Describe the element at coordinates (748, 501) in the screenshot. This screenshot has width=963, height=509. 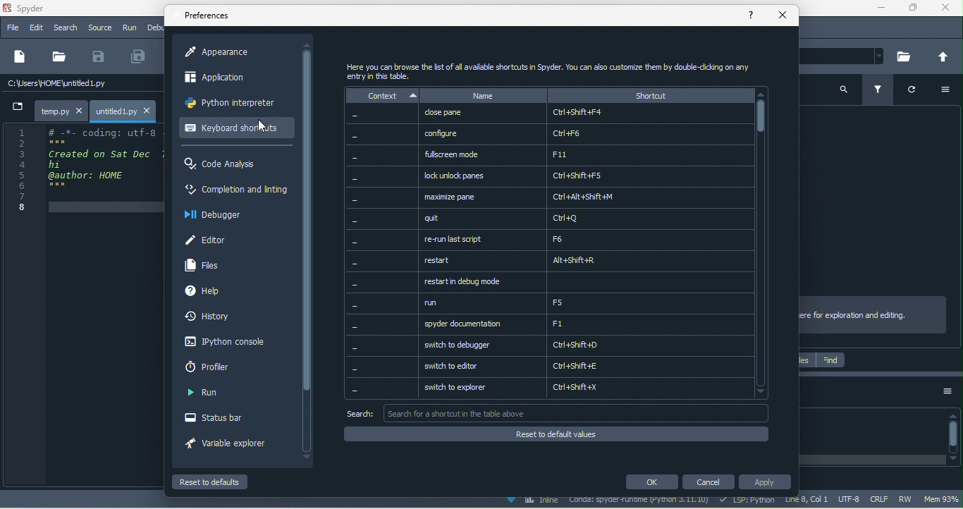
I see `lsp- python` at that location.